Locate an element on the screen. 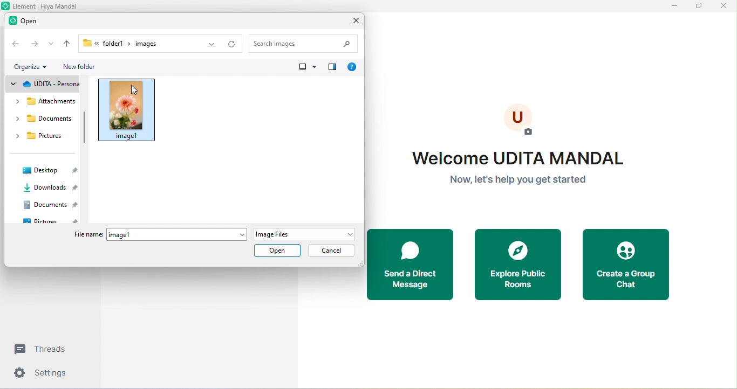 Image resolution: width=737 pixels, height=389 pixels. maximize is located at coordinates (698, 6).